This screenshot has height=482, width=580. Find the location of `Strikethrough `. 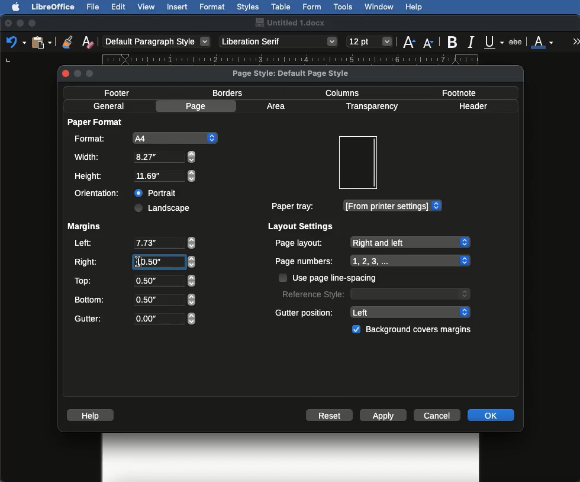

Strikethrough  is located at coordinates (517, 41).